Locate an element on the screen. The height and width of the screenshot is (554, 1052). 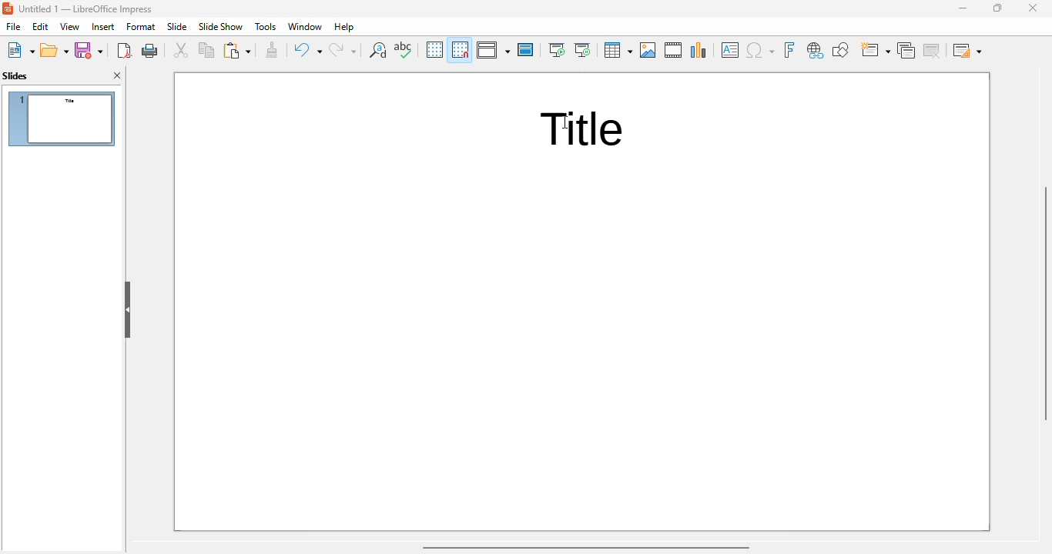
title is located at coordinates (86, 9).